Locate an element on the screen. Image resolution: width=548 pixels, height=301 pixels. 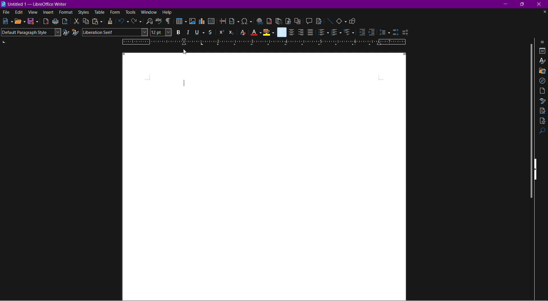
Insert special character is located at coordinates (247, 21).